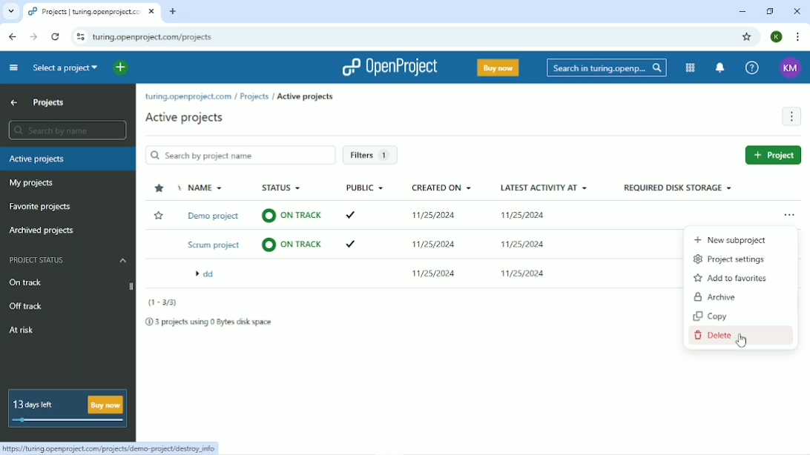  I want to click on Status, so click(282, 187).